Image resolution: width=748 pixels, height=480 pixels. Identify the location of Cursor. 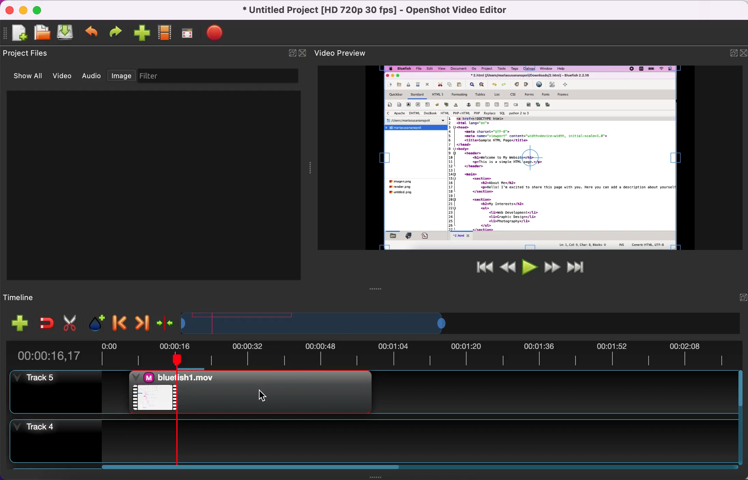
(263, 395).